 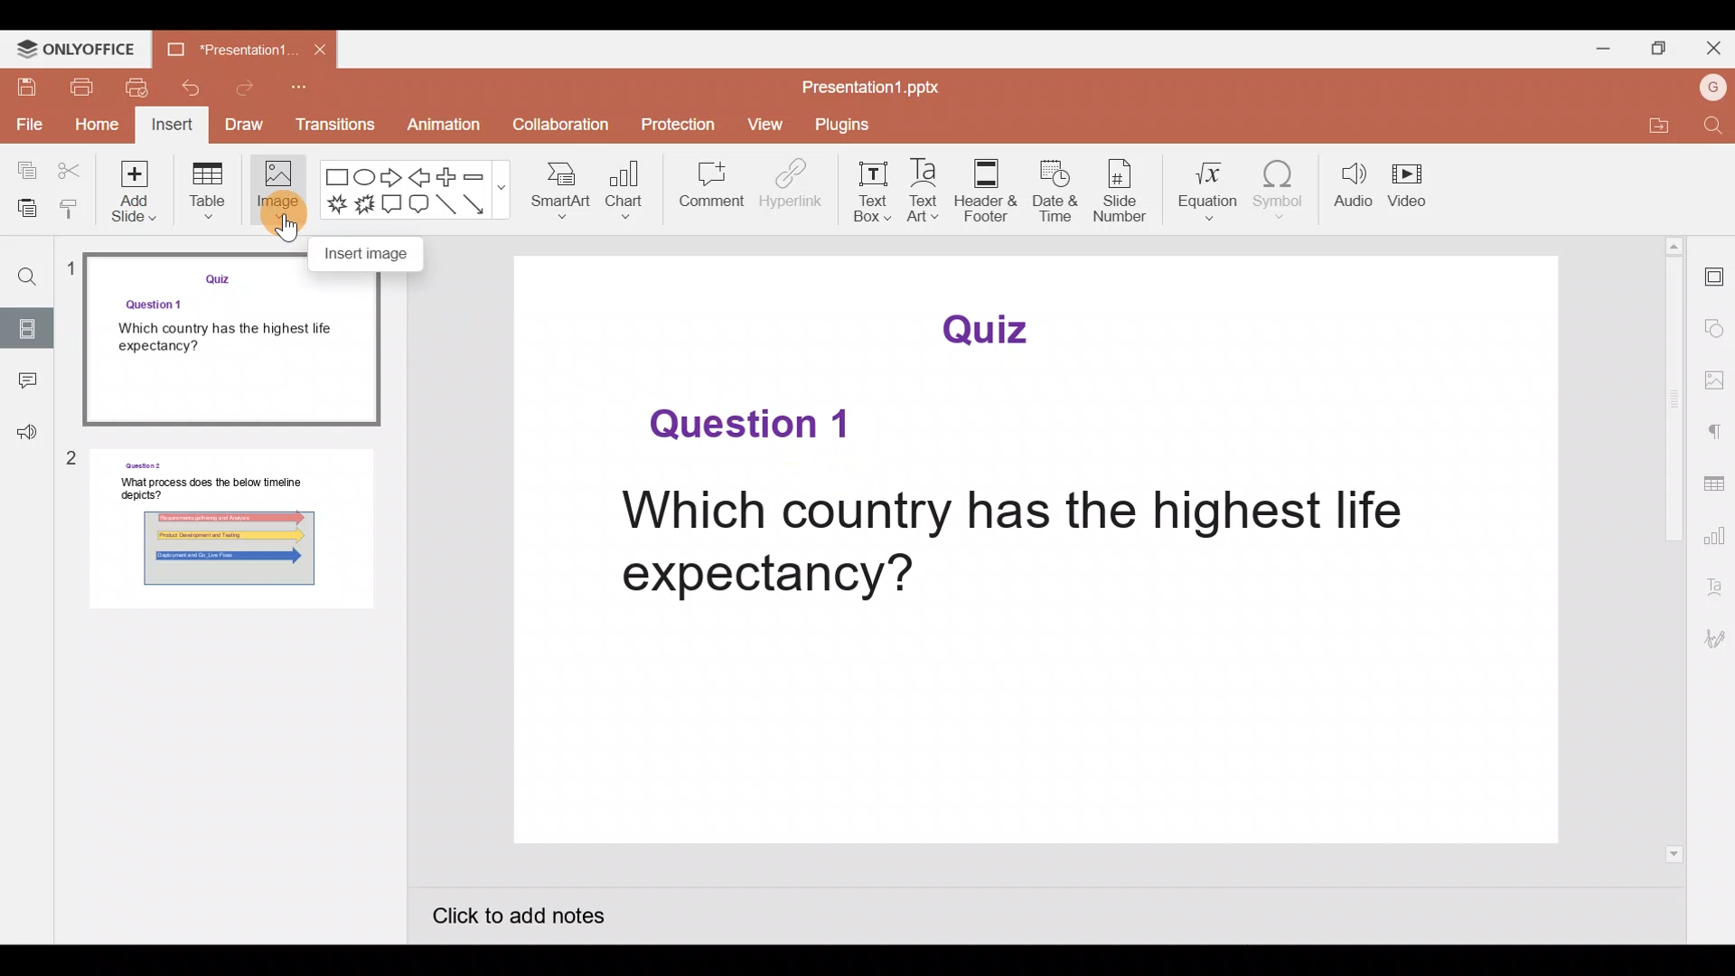 What do you see at coordinates (834, 126) in the screenshot?
I see `Plugins` at bounding box center [834, 126].